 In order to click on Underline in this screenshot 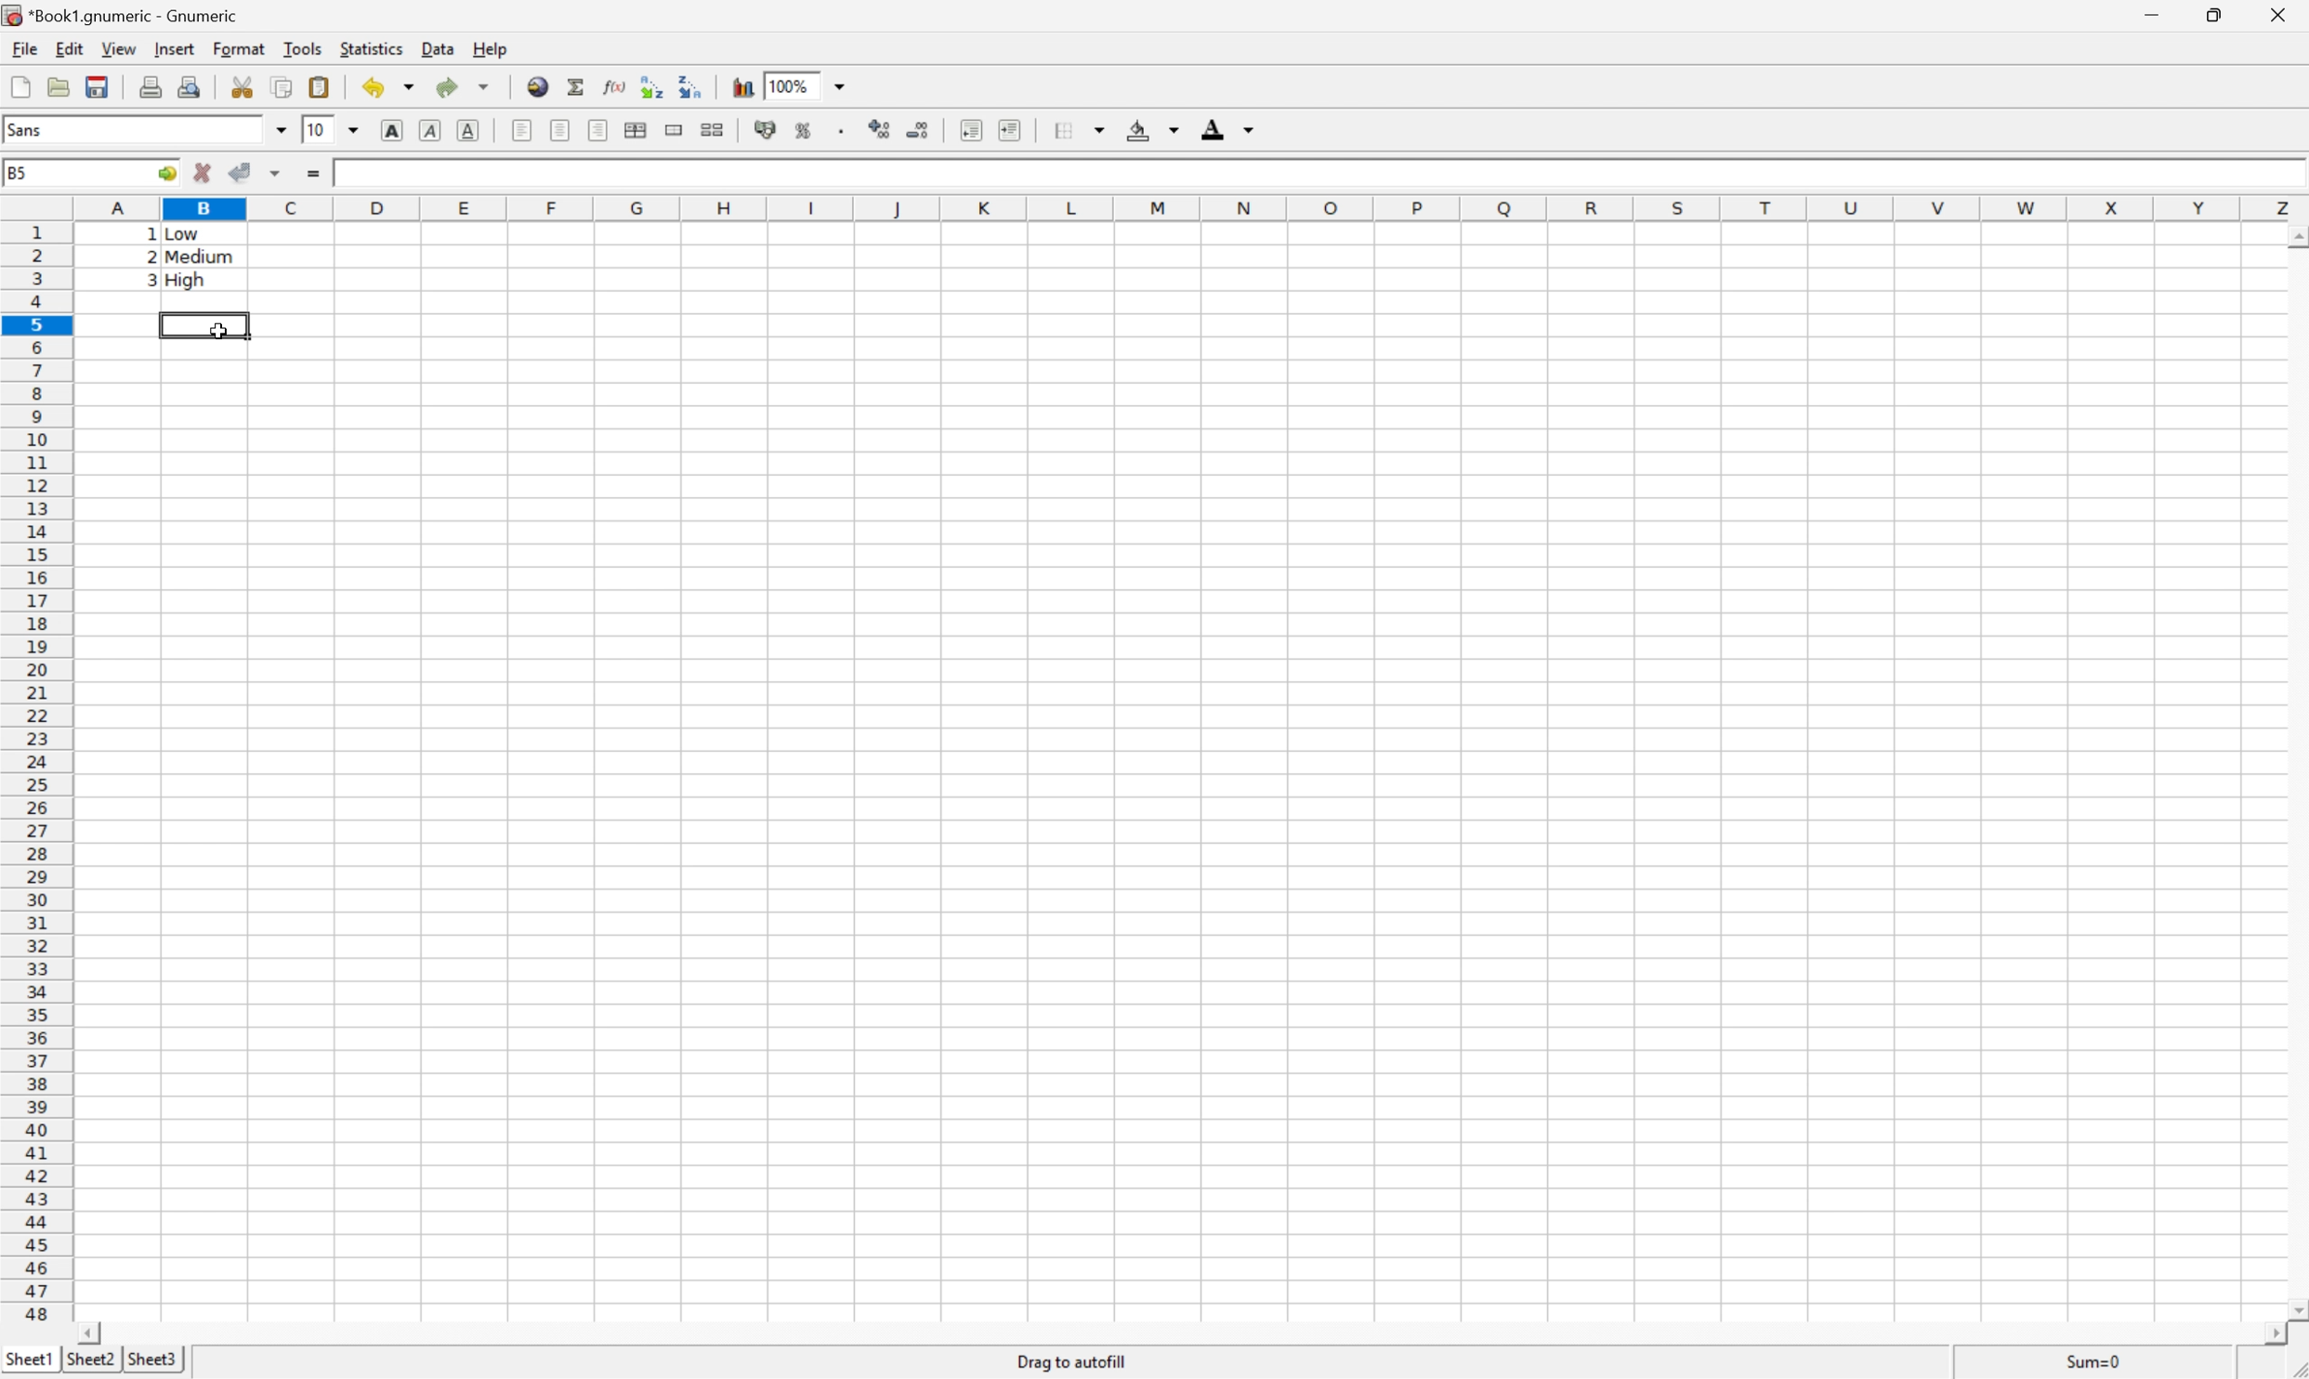, I will do `click(469, 128)`.